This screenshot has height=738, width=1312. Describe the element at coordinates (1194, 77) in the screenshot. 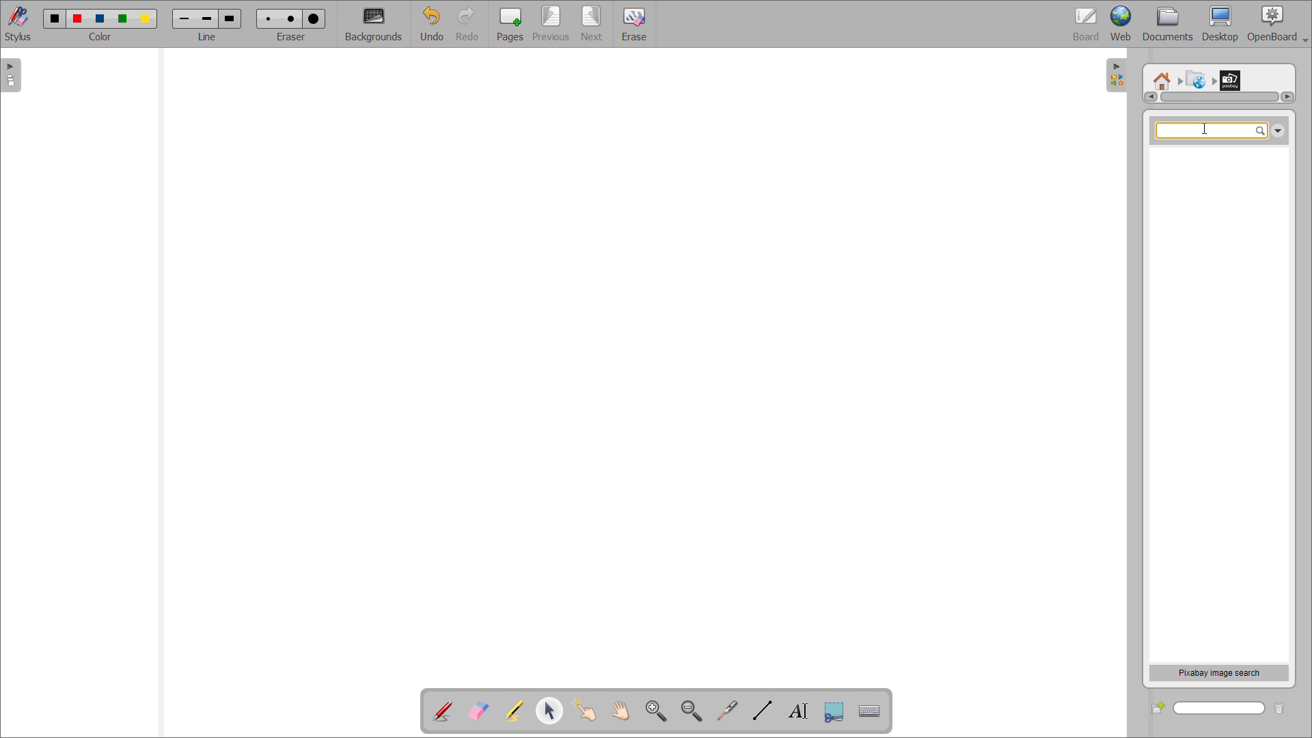

I see `Web search` at that location.